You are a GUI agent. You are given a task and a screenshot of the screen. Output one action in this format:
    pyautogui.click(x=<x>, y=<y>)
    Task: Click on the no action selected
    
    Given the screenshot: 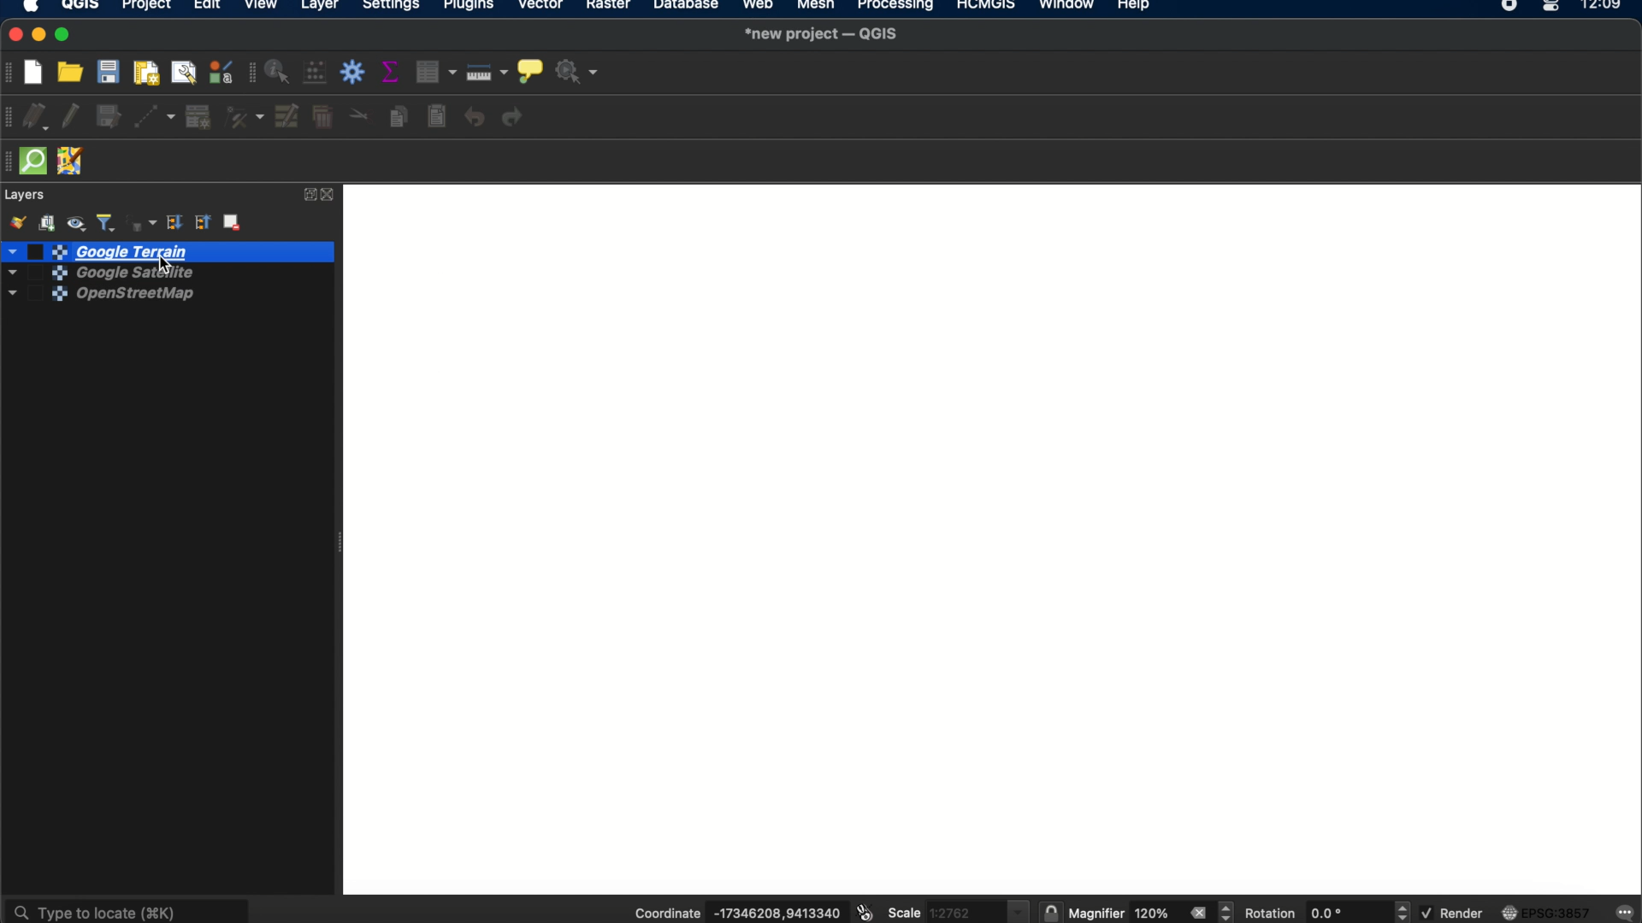 What is the action you would take?
    pyautogui.click(x=576, y=73)
    